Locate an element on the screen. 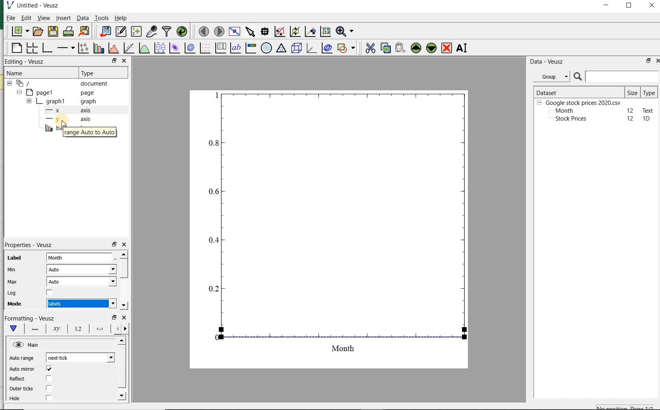 The width and height of the screenshot is (660, 410). main formatting is located at coordinates (12, 328).